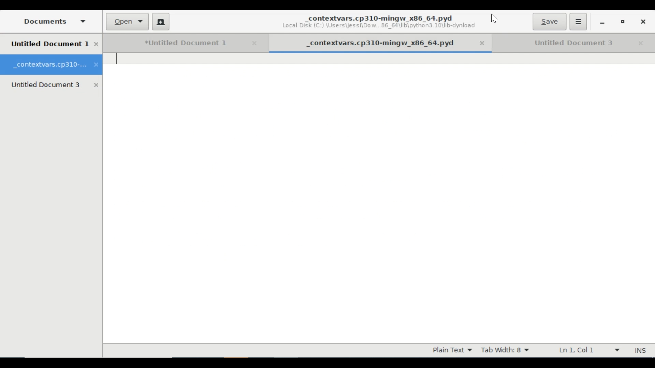 This screenshot has height=368, width=655. Describe the element at coordinates (485, 44) in the screenshot. I see `Close` at that location.